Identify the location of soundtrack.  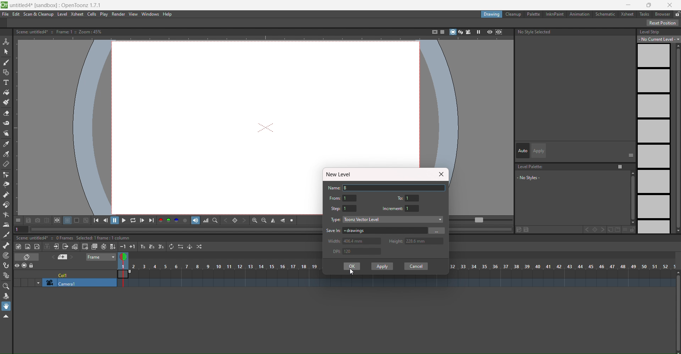
(195, 220).